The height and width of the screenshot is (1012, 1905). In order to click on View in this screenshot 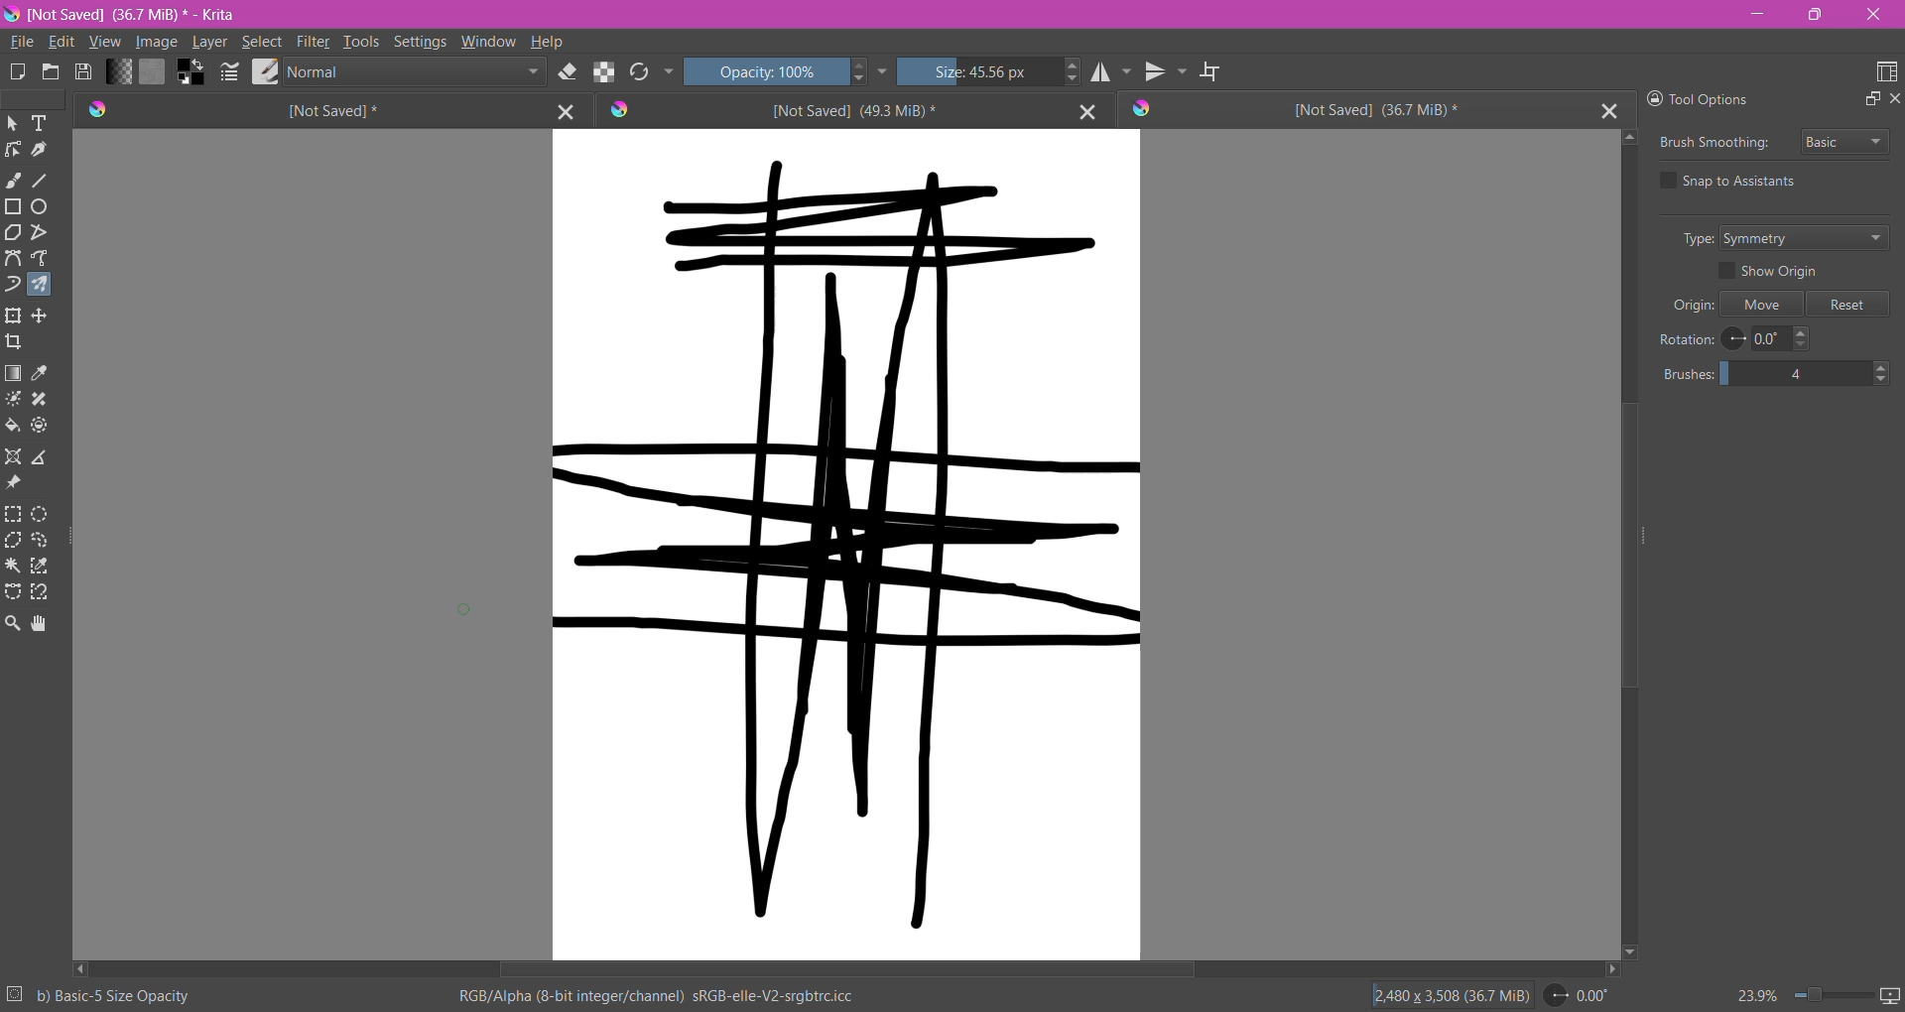, I will do `click(103, 44)`.